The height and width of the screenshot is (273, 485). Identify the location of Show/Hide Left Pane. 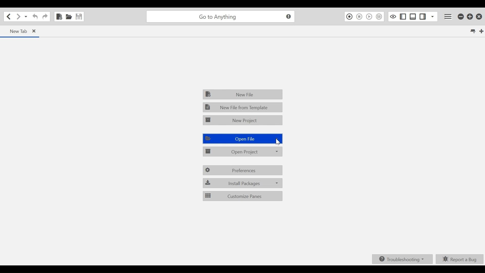
(423, 16).